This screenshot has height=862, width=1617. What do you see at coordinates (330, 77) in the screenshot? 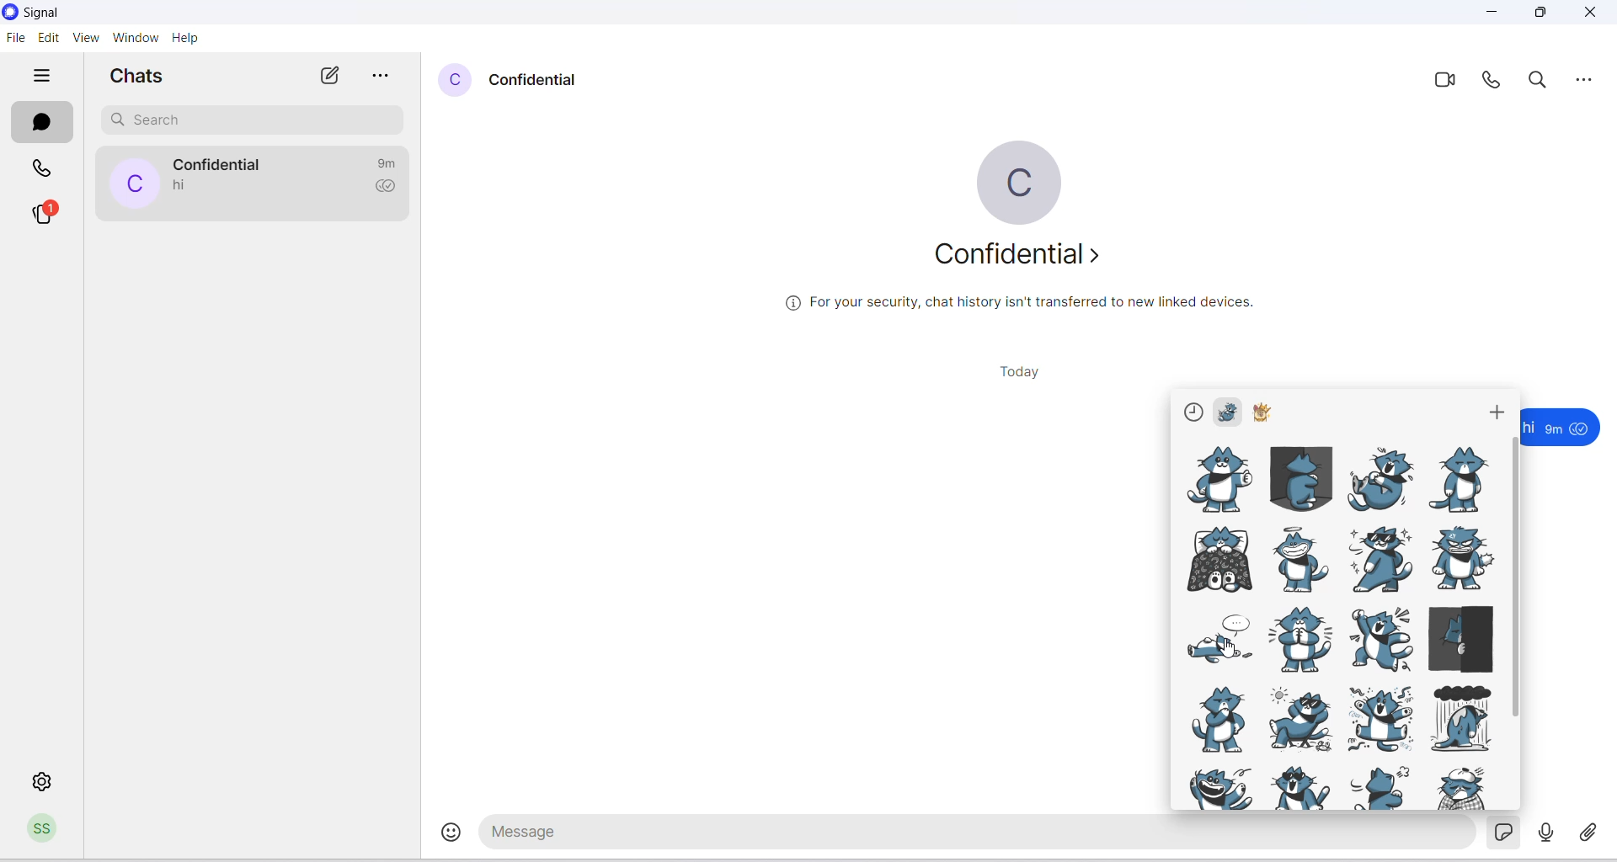
I see `new chat` at bounding box center [330, 77].